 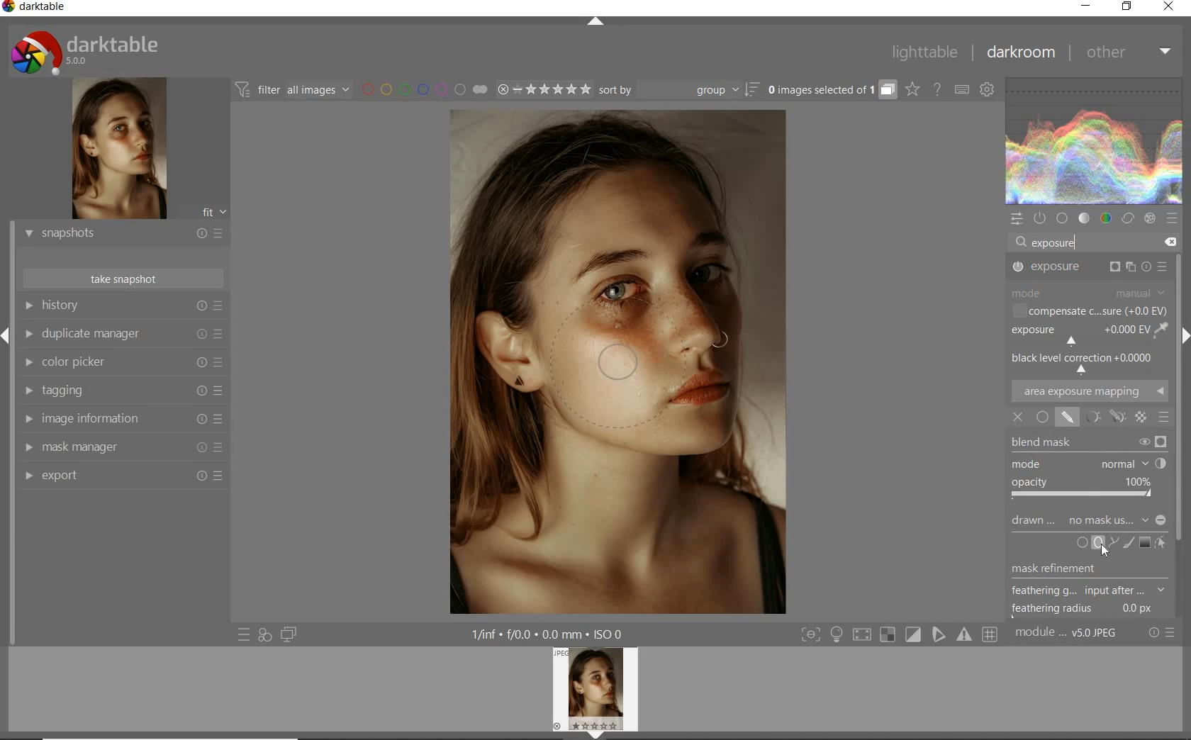 What do you see at coordinates (292, 89) in the screenshot?
I see `filter images based on their modules` at bounding box center [292, 89].